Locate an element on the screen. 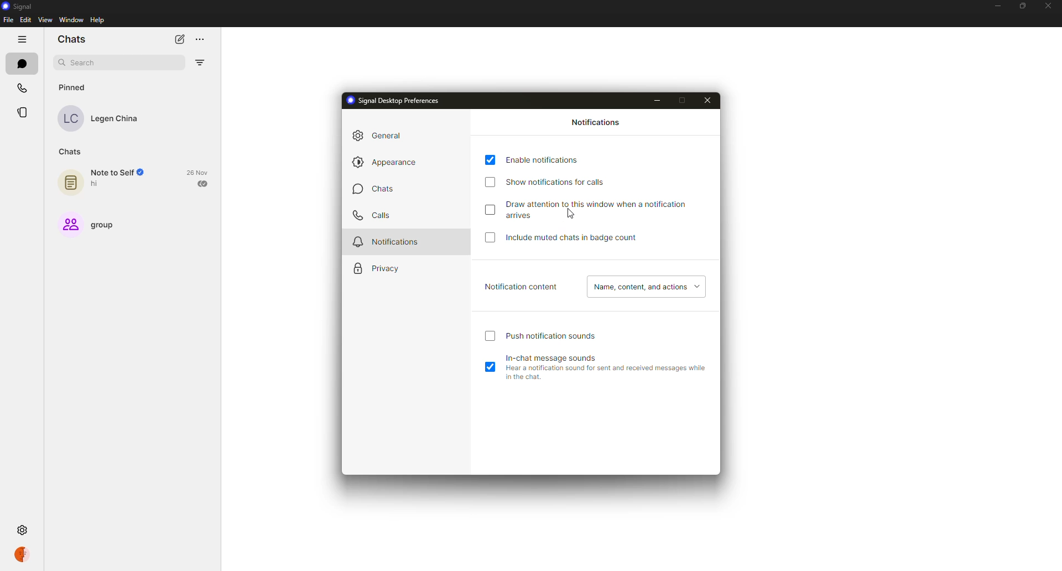  enable notifications is located at coordinates (545, 160).